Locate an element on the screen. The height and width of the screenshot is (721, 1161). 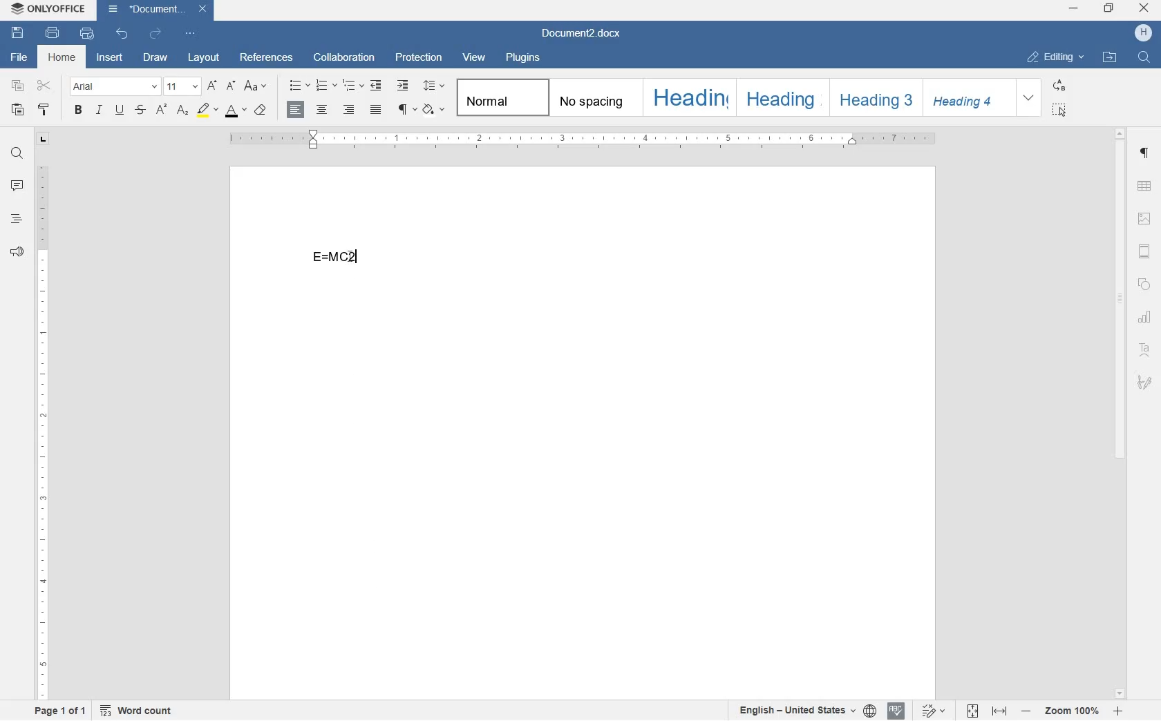
file name is located at coordinates (158, 12).